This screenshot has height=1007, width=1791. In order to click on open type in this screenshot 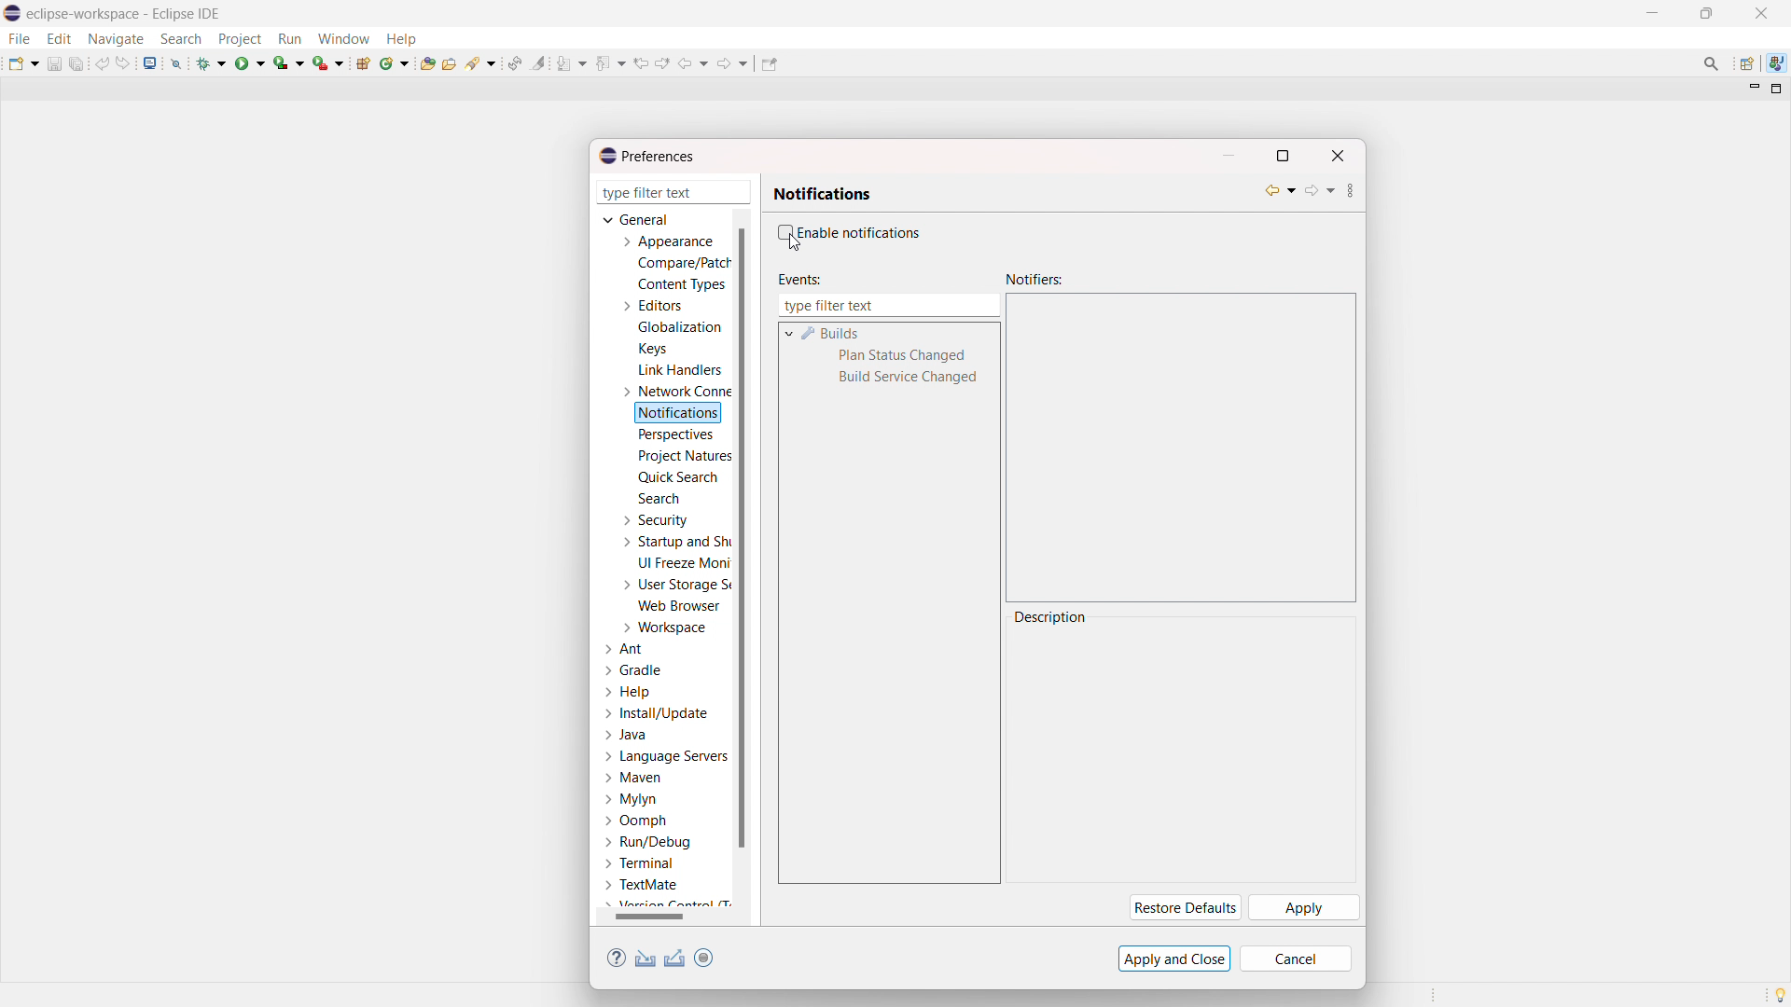, I will do `click(427, 62)`.